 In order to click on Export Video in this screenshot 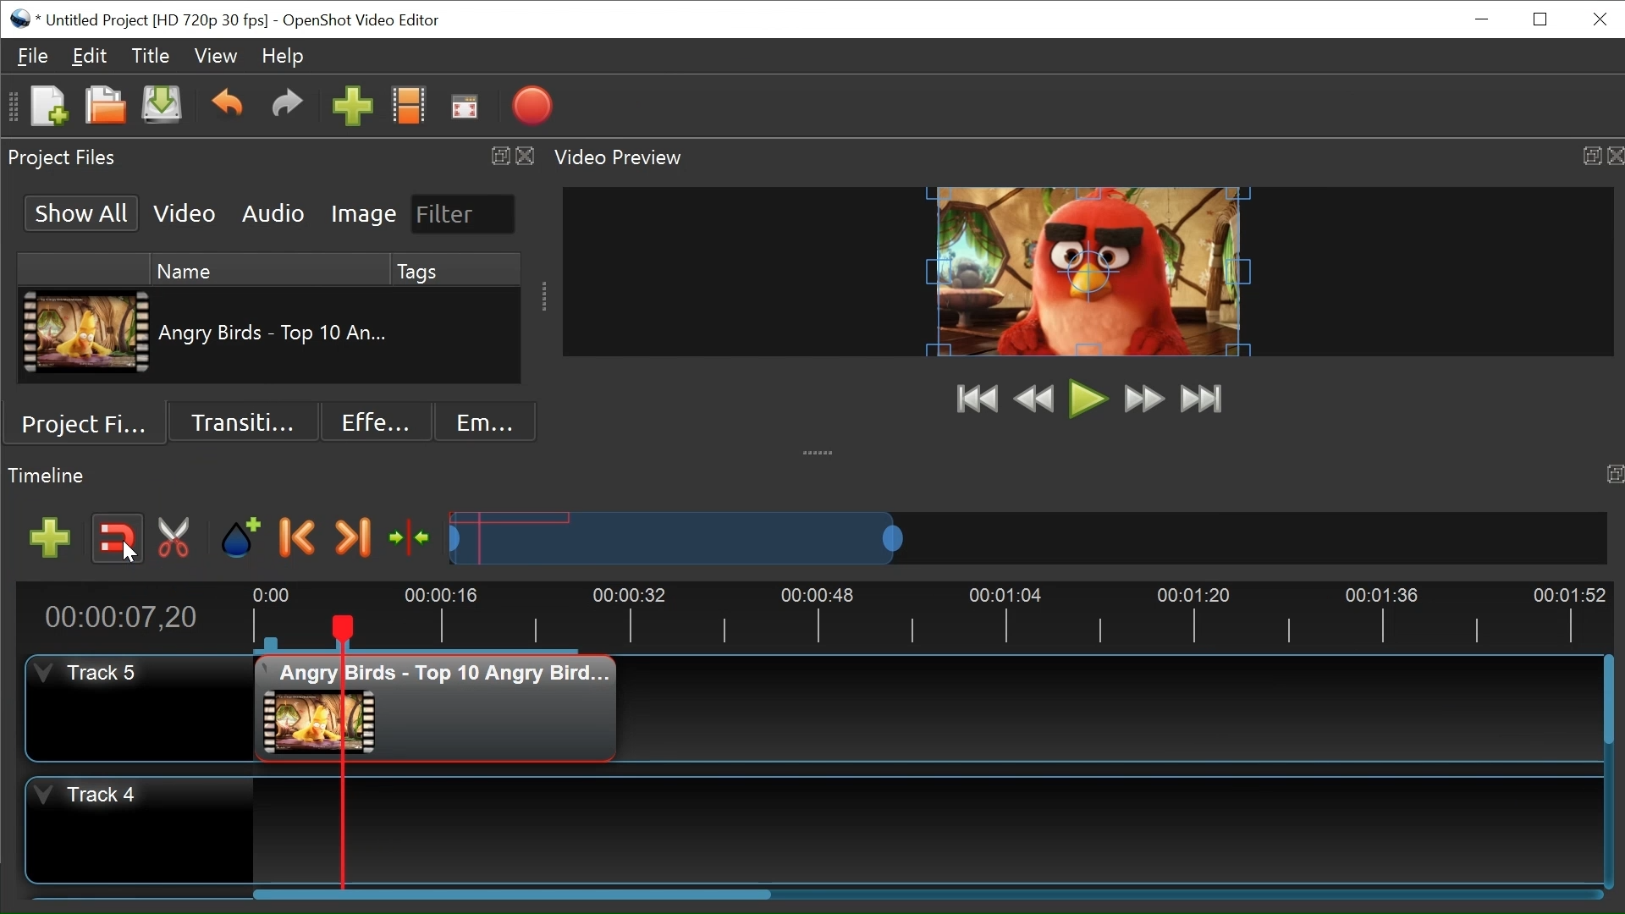, I will do `click(532, 106)`.